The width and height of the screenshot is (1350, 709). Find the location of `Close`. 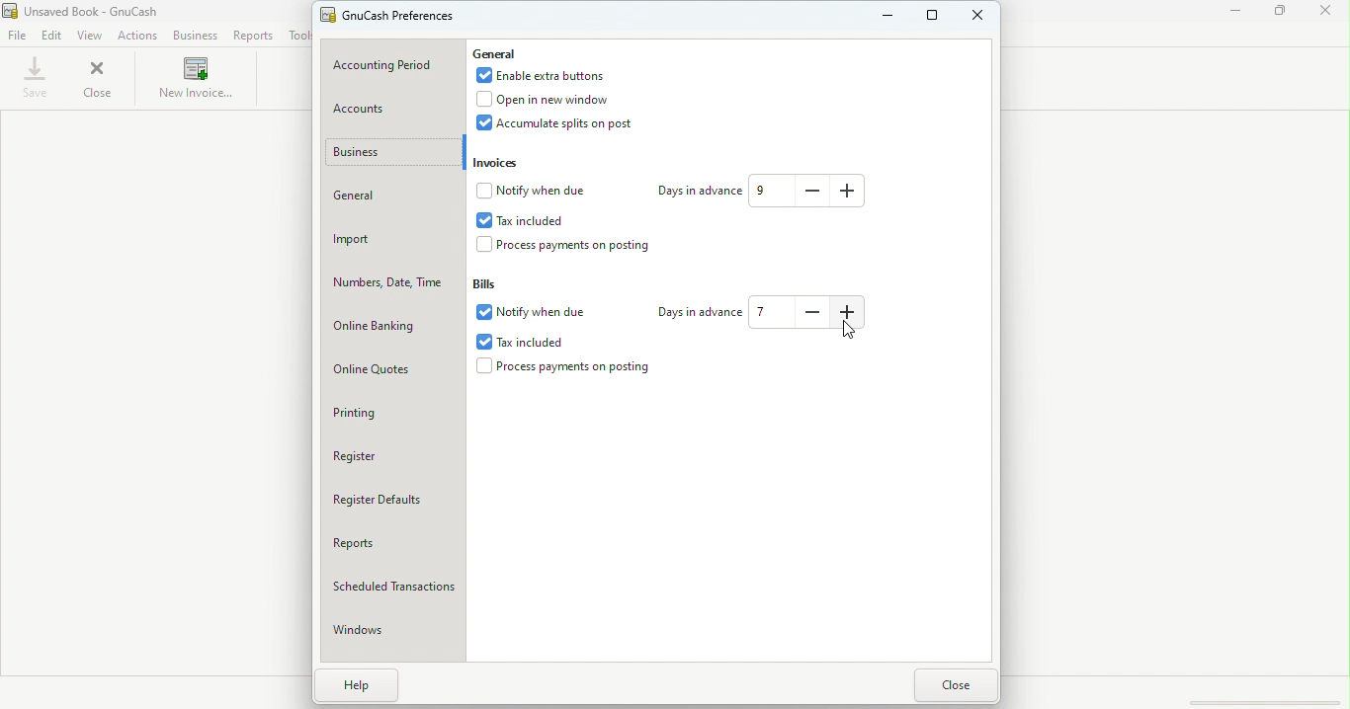

Close is located at coordinates (100, 80).